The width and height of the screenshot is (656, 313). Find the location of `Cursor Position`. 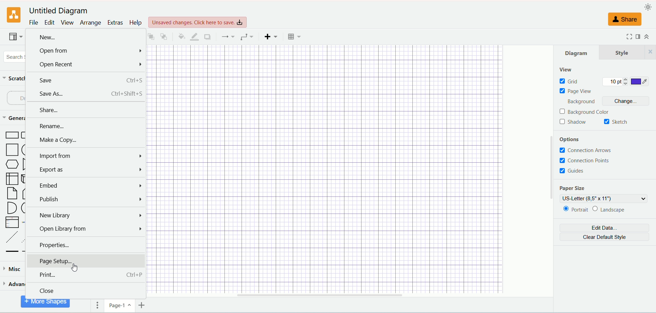

Cursor Position is located at coordinates (74, 268).